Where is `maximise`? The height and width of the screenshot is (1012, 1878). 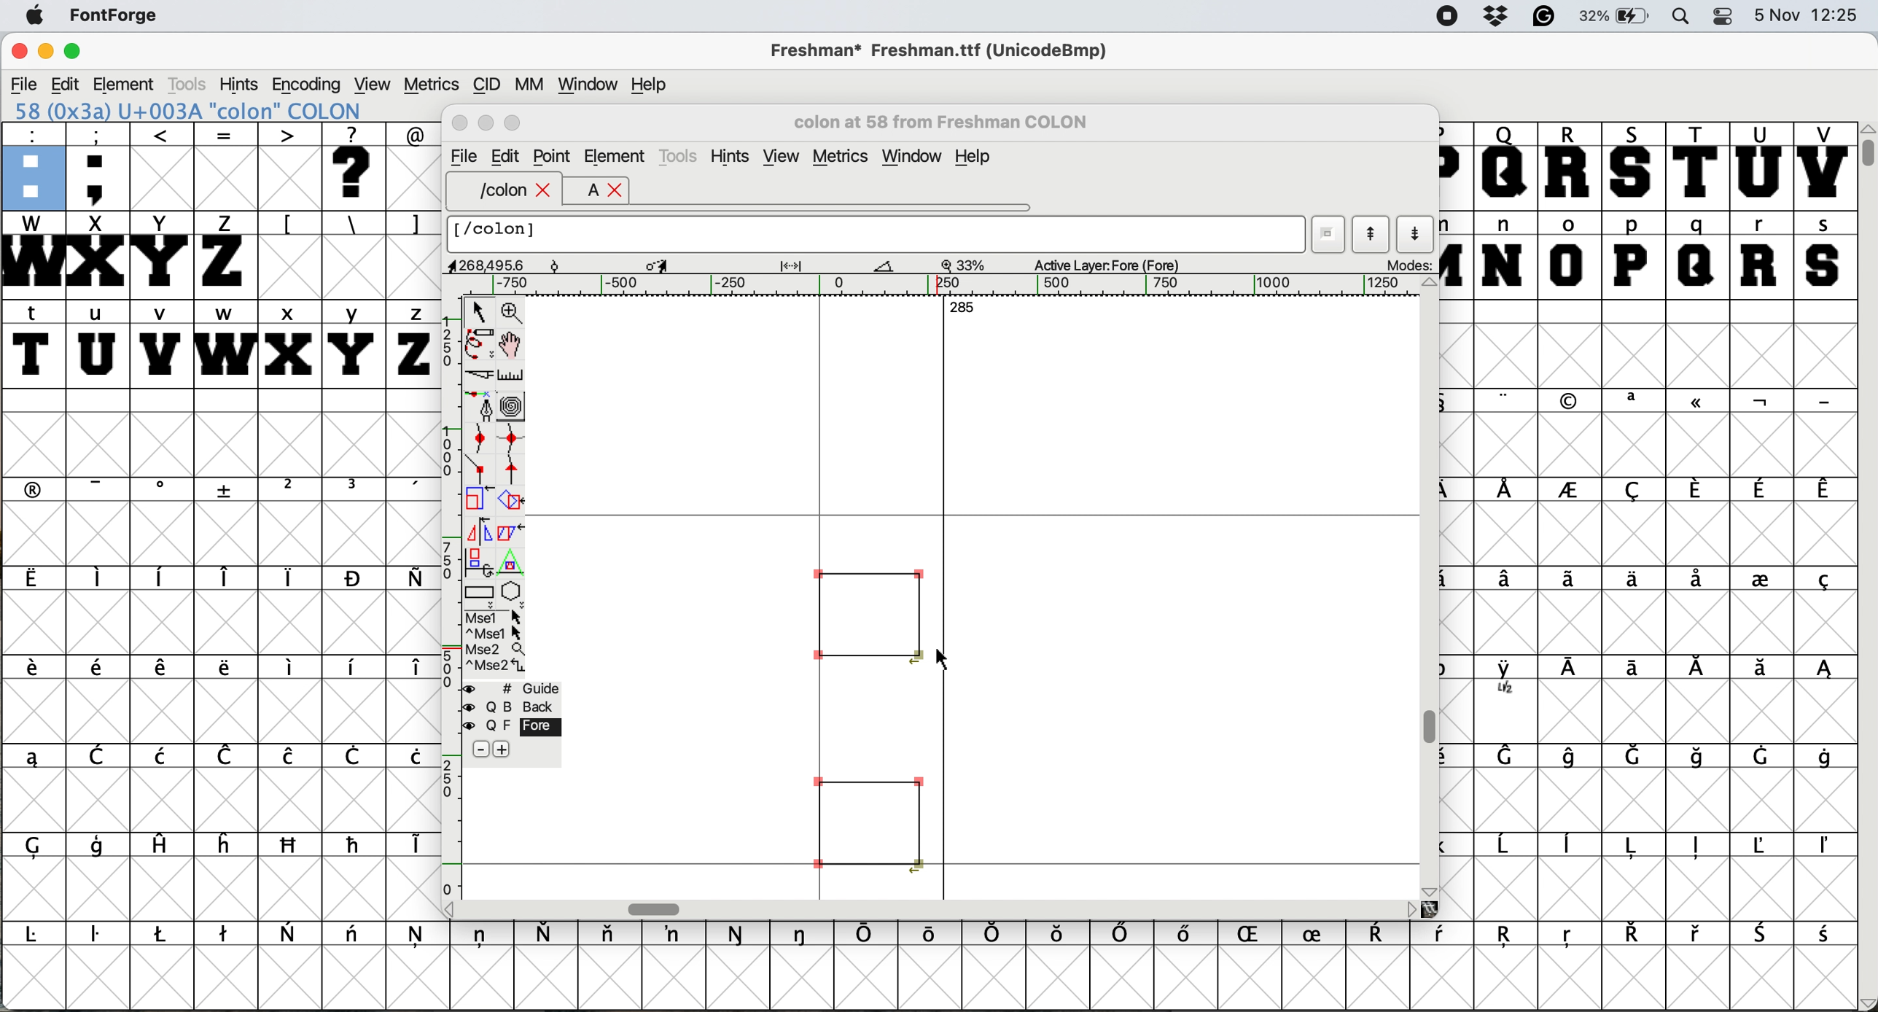 maximise is located at coordinates (76, 50).